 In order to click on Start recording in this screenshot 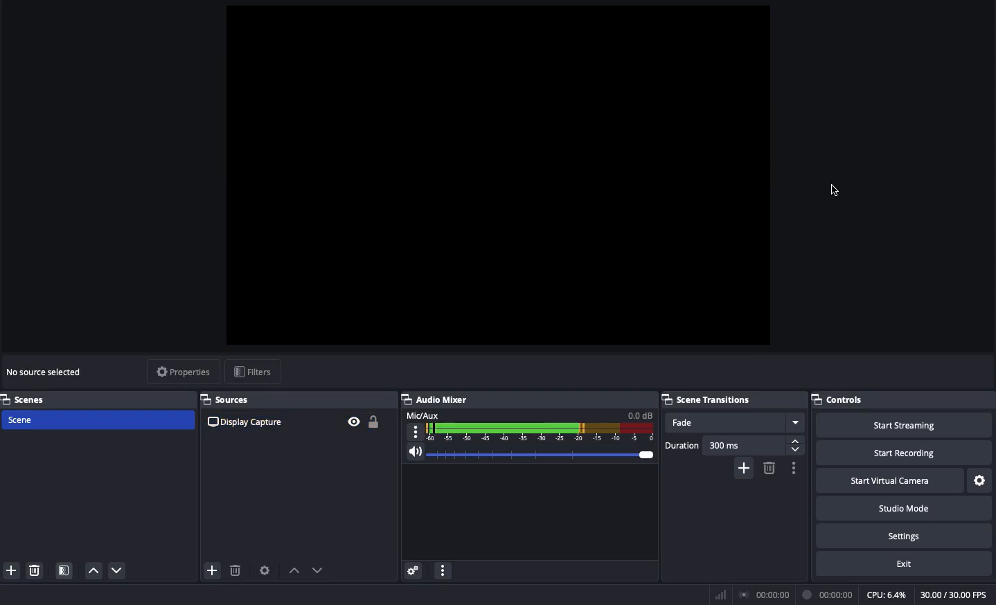, I will do `click(906, 452)`.